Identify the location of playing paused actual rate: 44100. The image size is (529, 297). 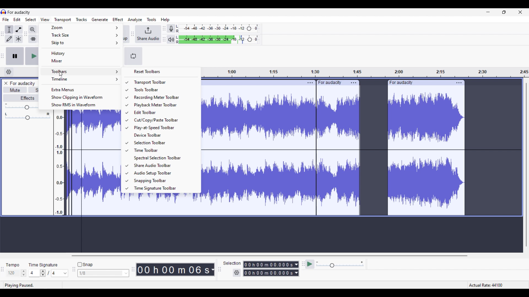
(262, 285).